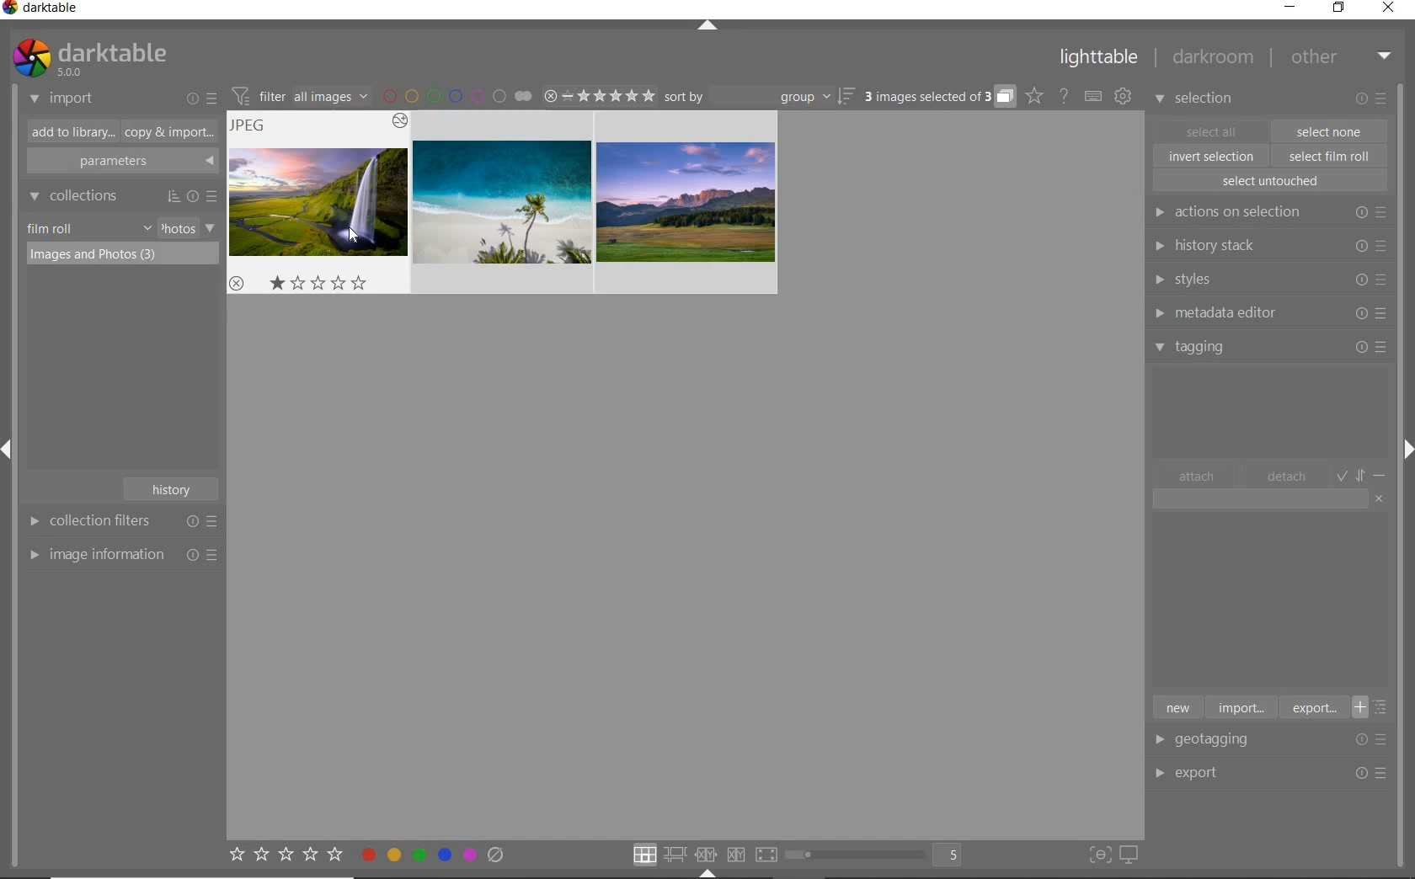  What do you see at coordinates (1123, 97) in the screenshot?
I see `show global preferences` at bounding box center [1123, 97].